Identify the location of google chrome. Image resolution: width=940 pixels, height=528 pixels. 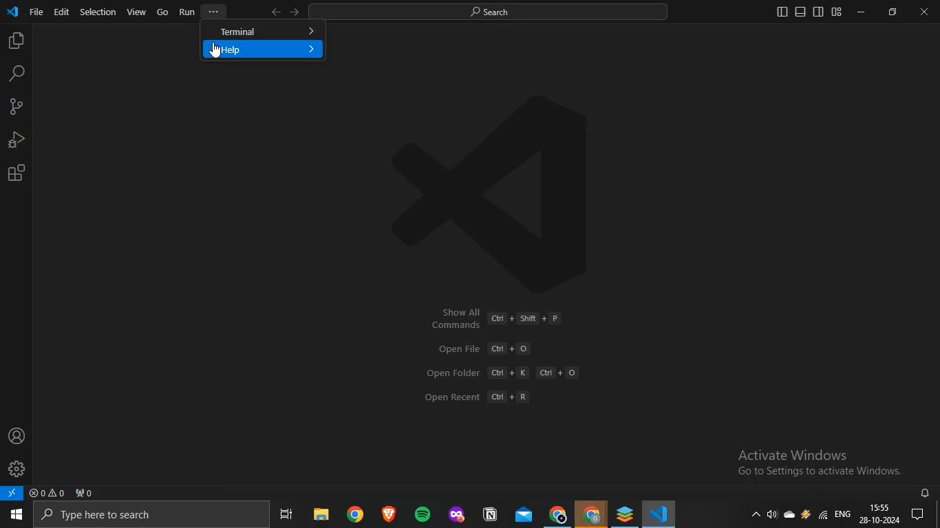
(557, 514).